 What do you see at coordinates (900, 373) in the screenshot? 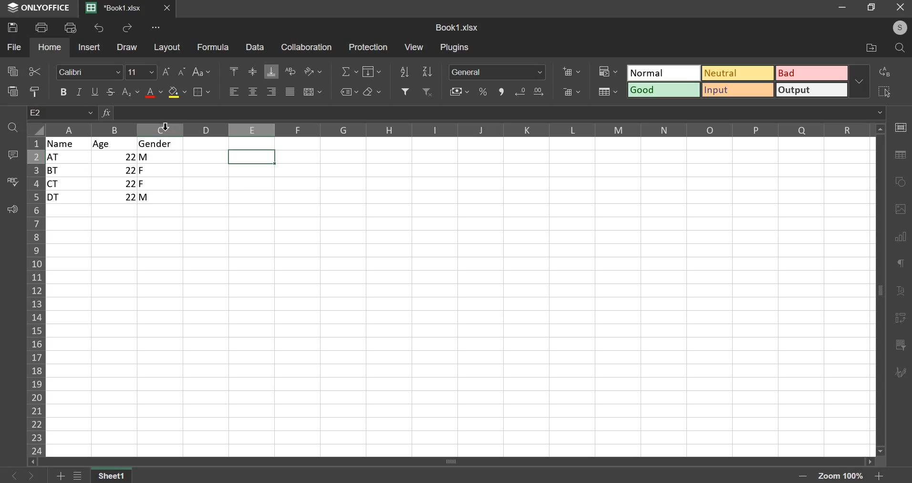
I see `signature` at bounding box center [900, 373].